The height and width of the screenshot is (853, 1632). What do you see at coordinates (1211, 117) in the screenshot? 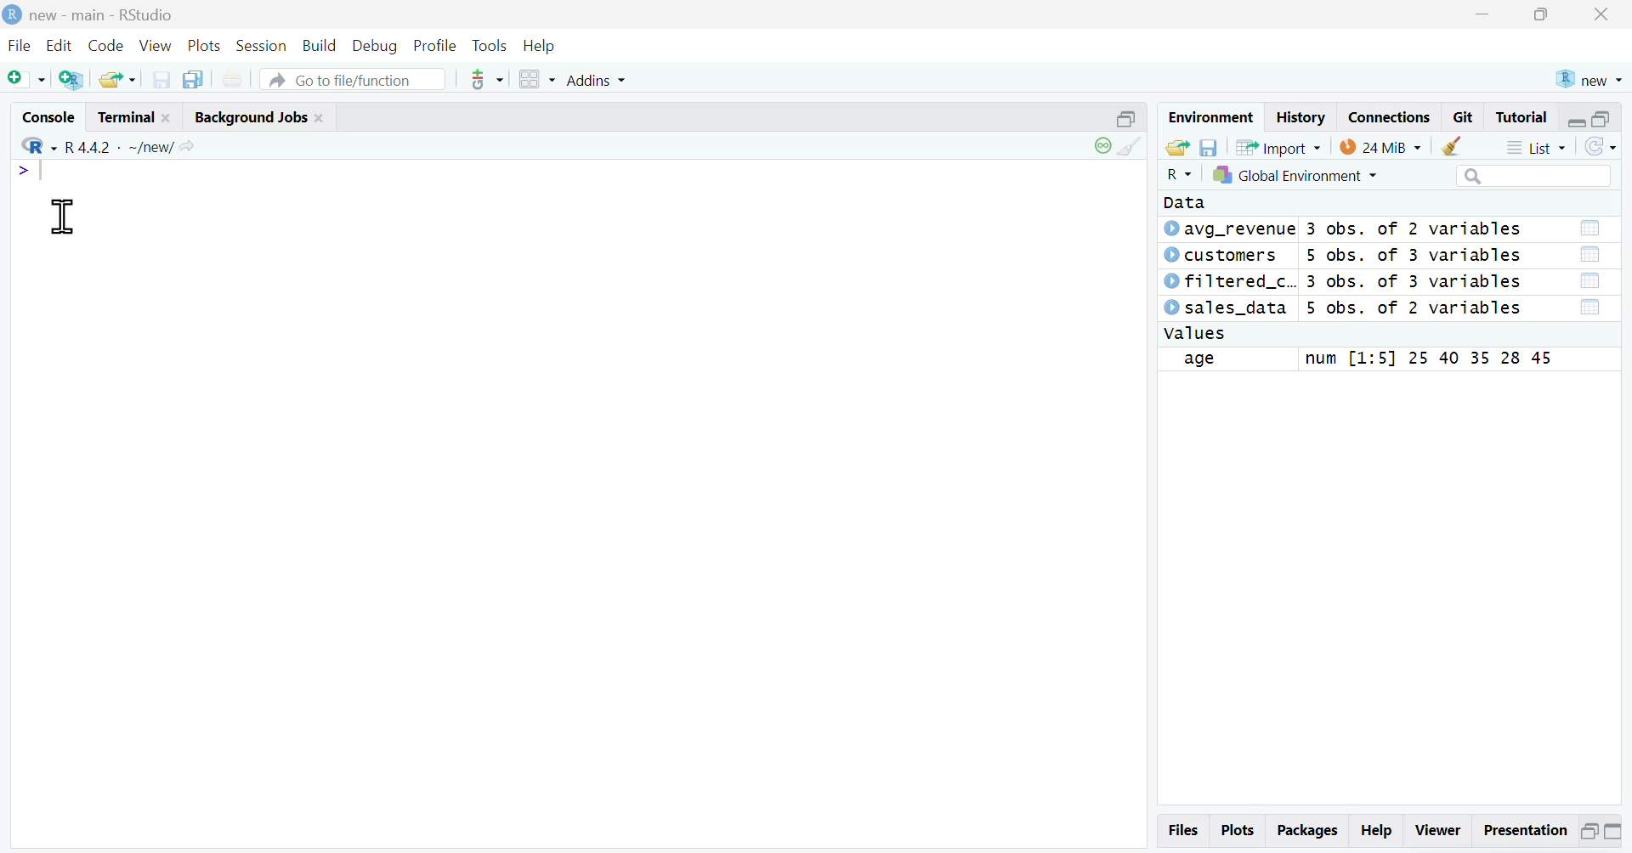
I see `Environment` at bounding box center [1211, 117].